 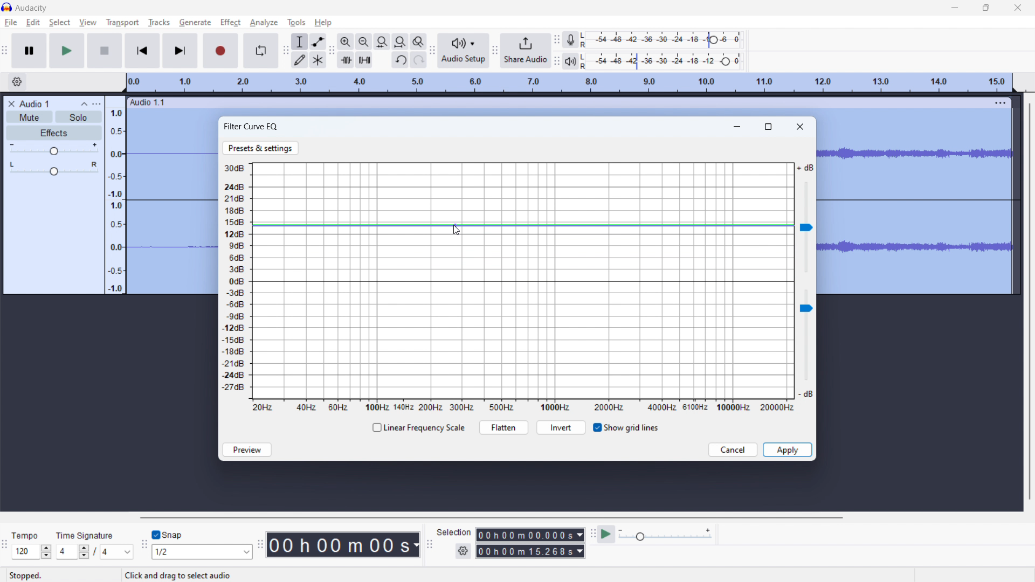 What do you see at coordinates (571, 83) in the screenshot?
I see `timeline` at bounding box center [571, 83].